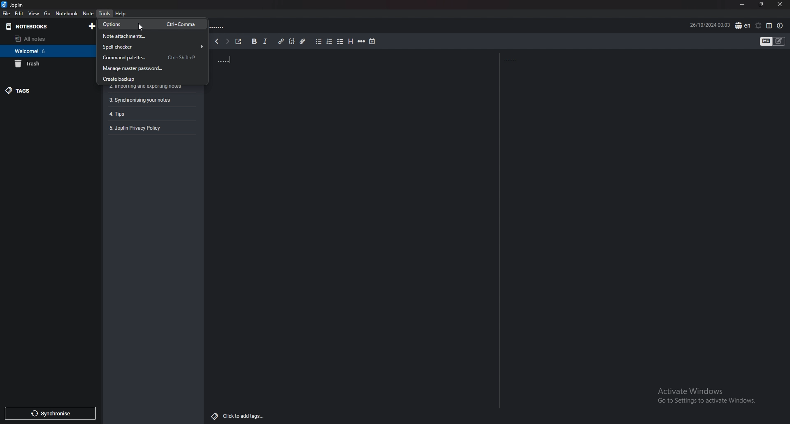  I want to click on add notebooks, so click(90, 27).